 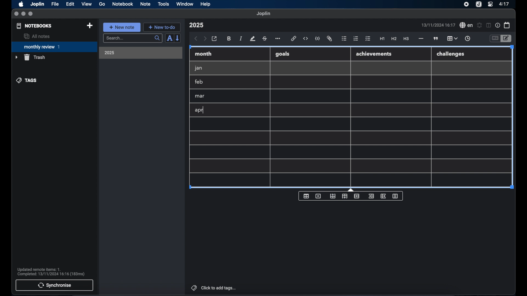 What do you see at coordinates (480, 25) in the screenshot?
I see `set alarm` at bounding box center [480, 25].